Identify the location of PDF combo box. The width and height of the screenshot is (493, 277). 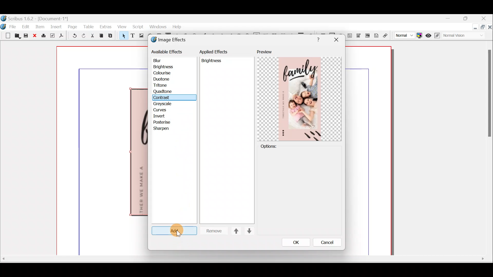
(359, 36).